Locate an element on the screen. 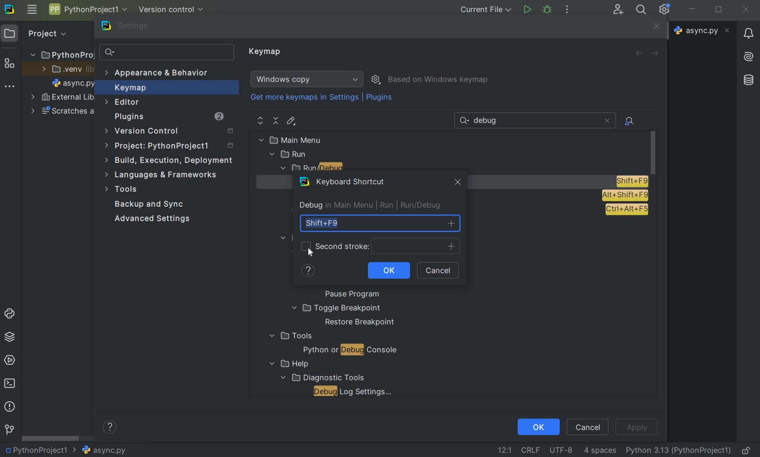 The width and height of the screenshot is (760, 457). file name is located at coordinates (74, 85).